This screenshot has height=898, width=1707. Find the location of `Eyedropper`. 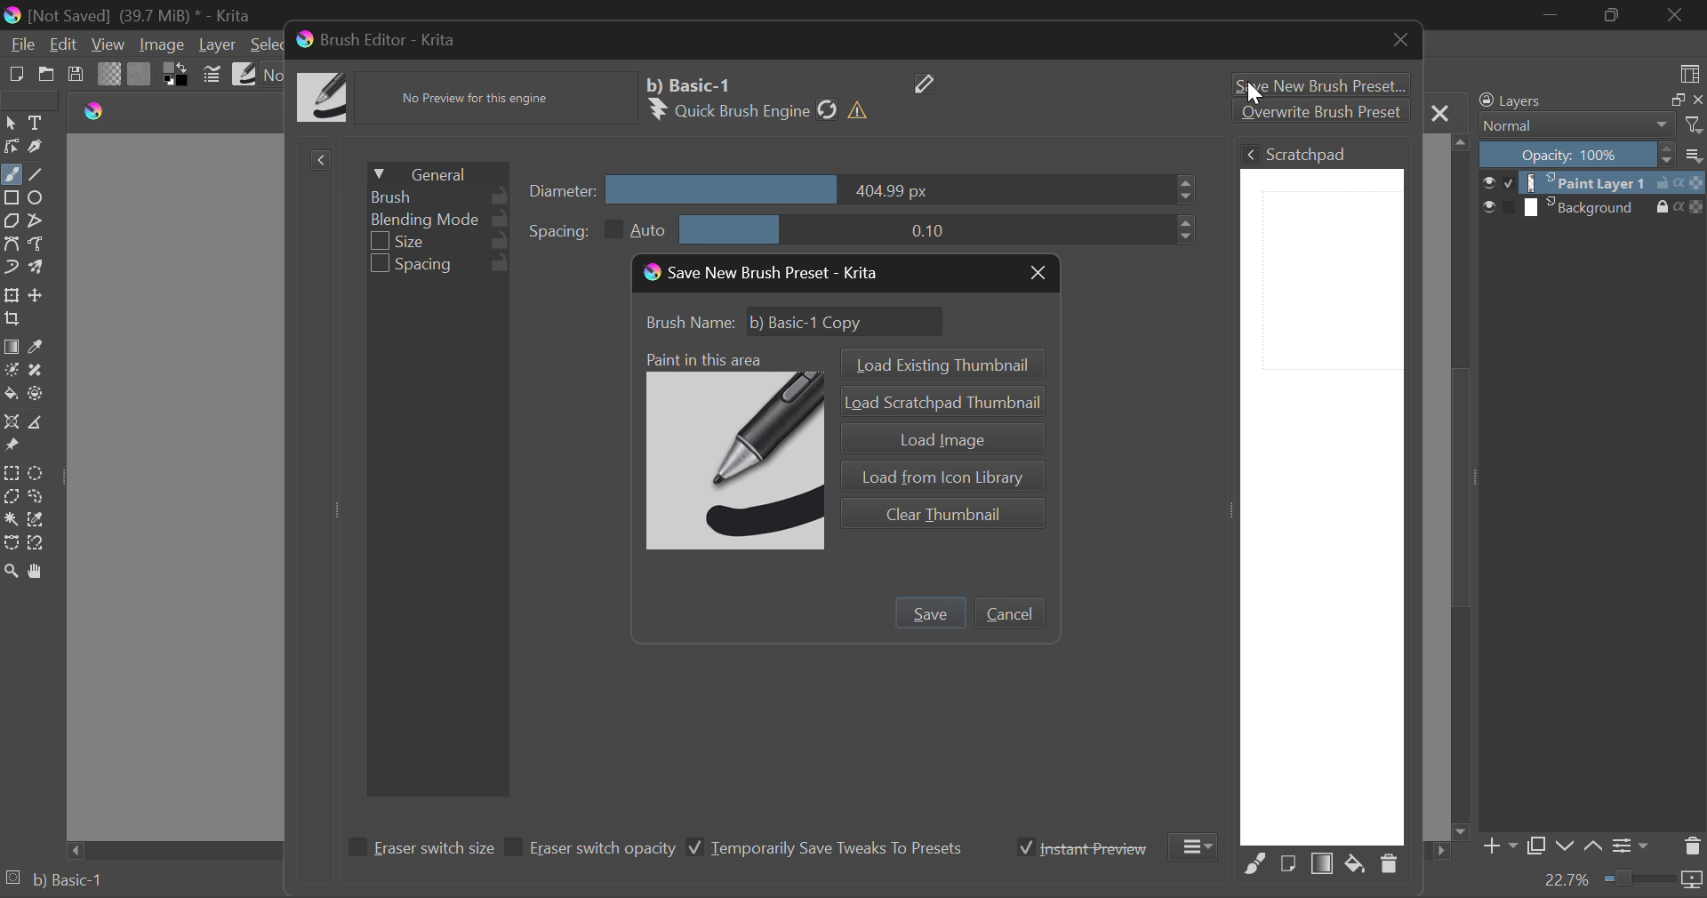

Eyedropper is located at coordinates (39, 347).